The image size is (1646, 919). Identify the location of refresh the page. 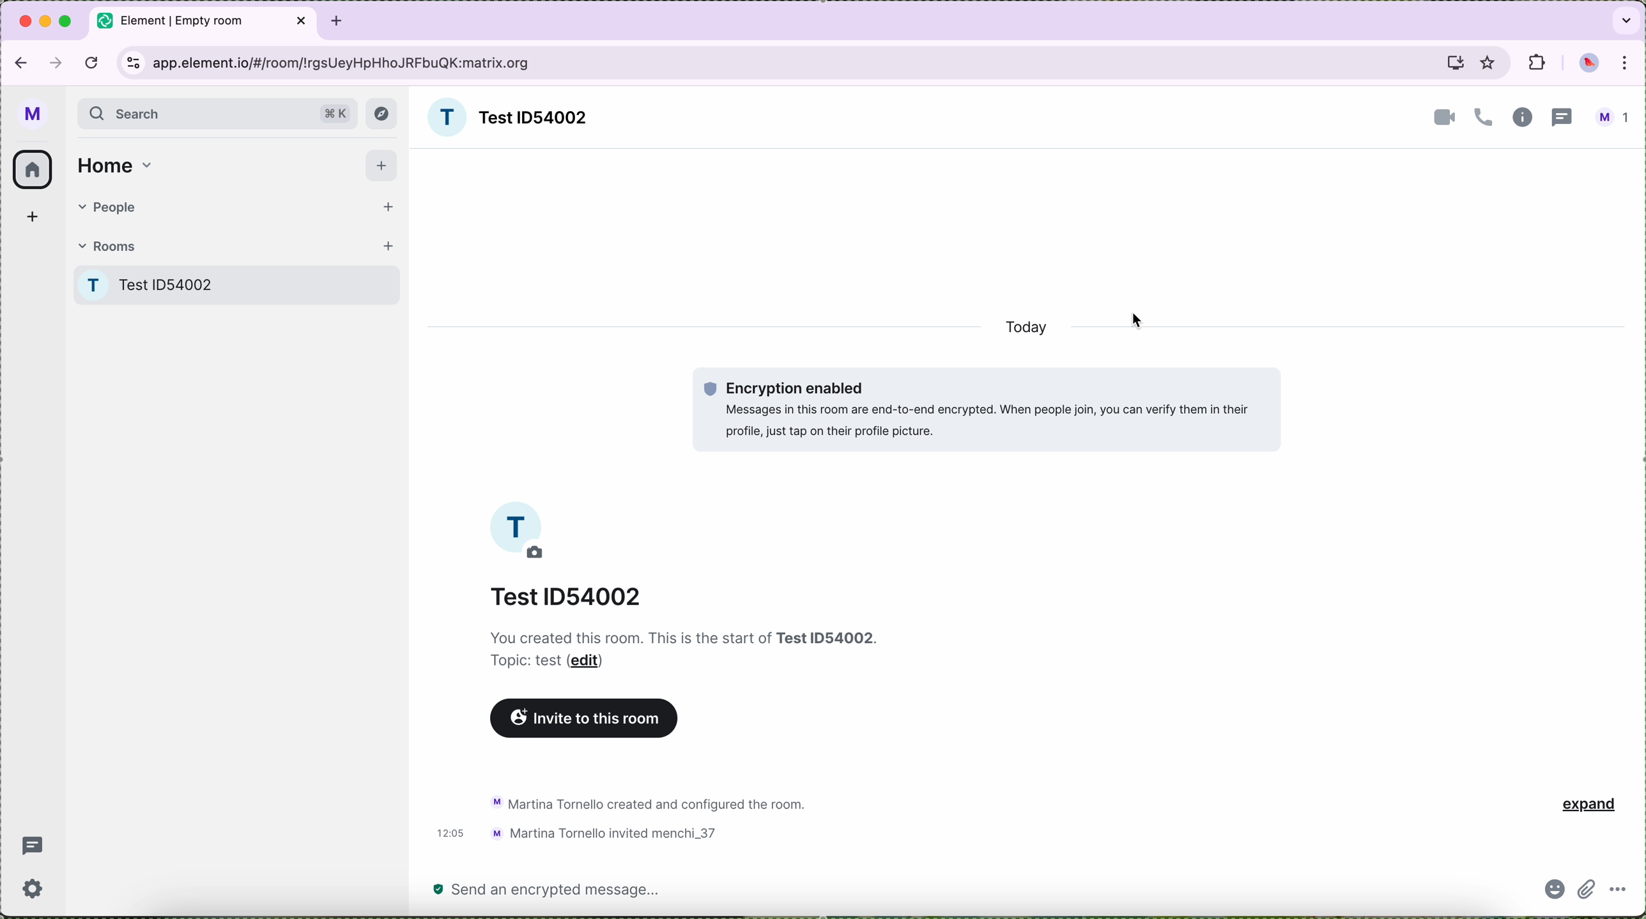
(92, 62).